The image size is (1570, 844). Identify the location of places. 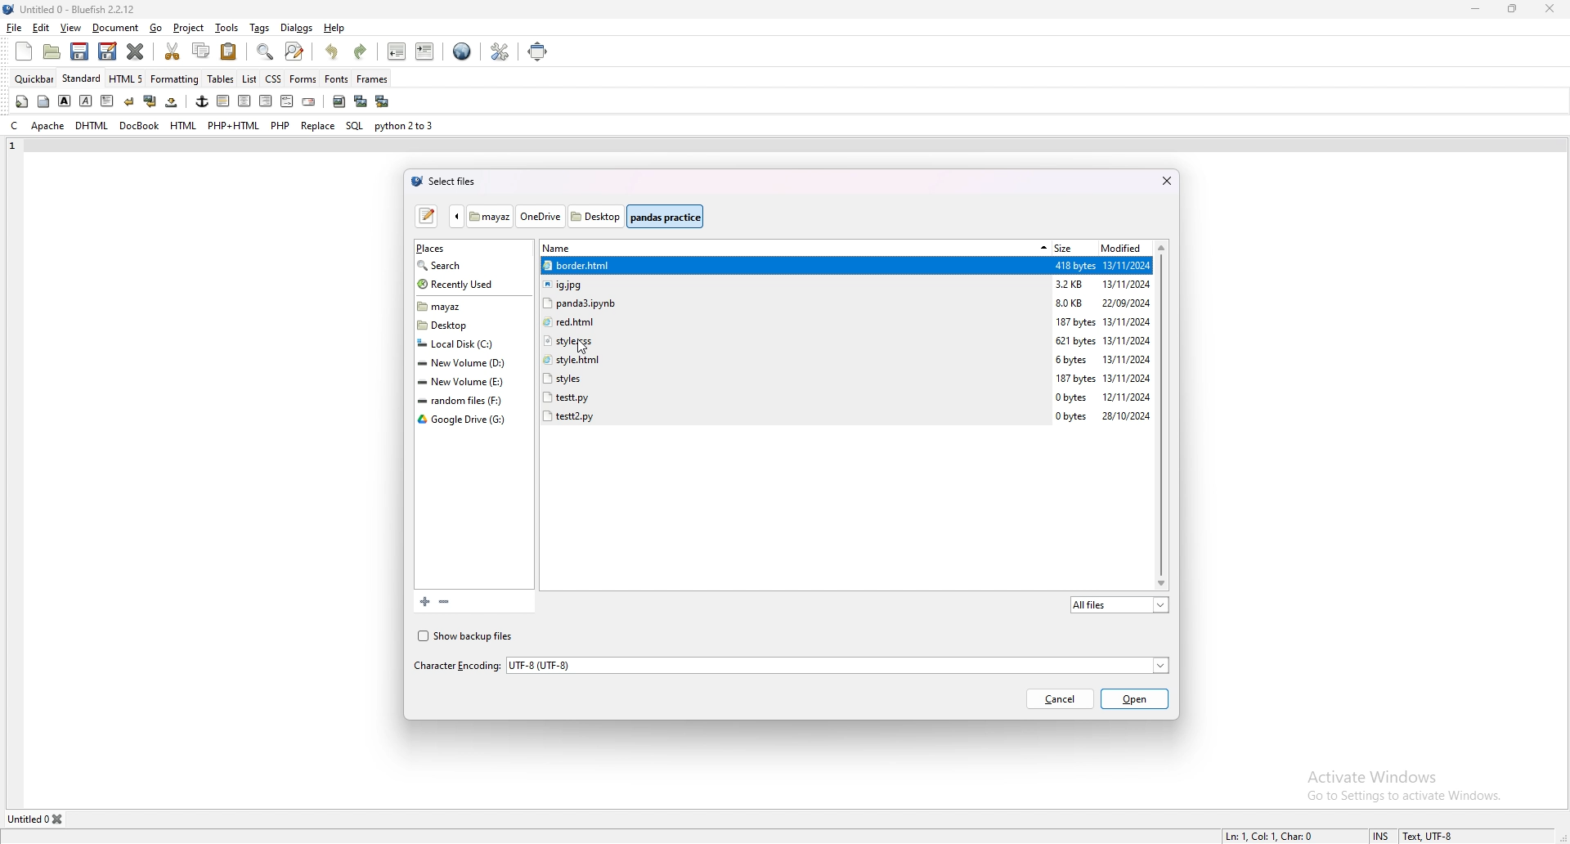
(456, 249).